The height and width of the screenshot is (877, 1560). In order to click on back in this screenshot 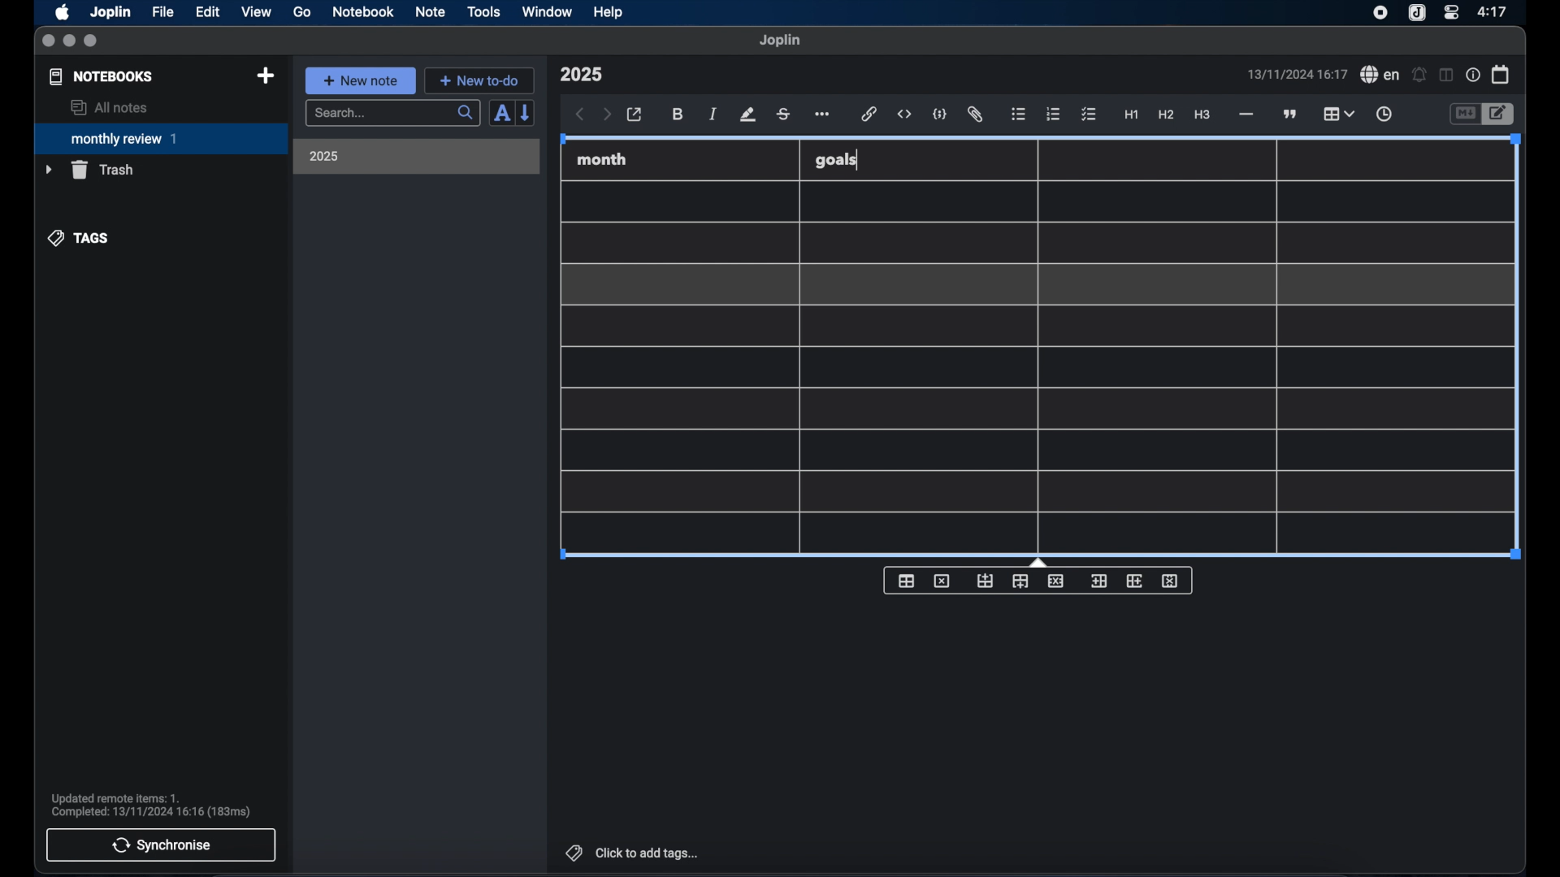, I will do `click(580, 114)`.